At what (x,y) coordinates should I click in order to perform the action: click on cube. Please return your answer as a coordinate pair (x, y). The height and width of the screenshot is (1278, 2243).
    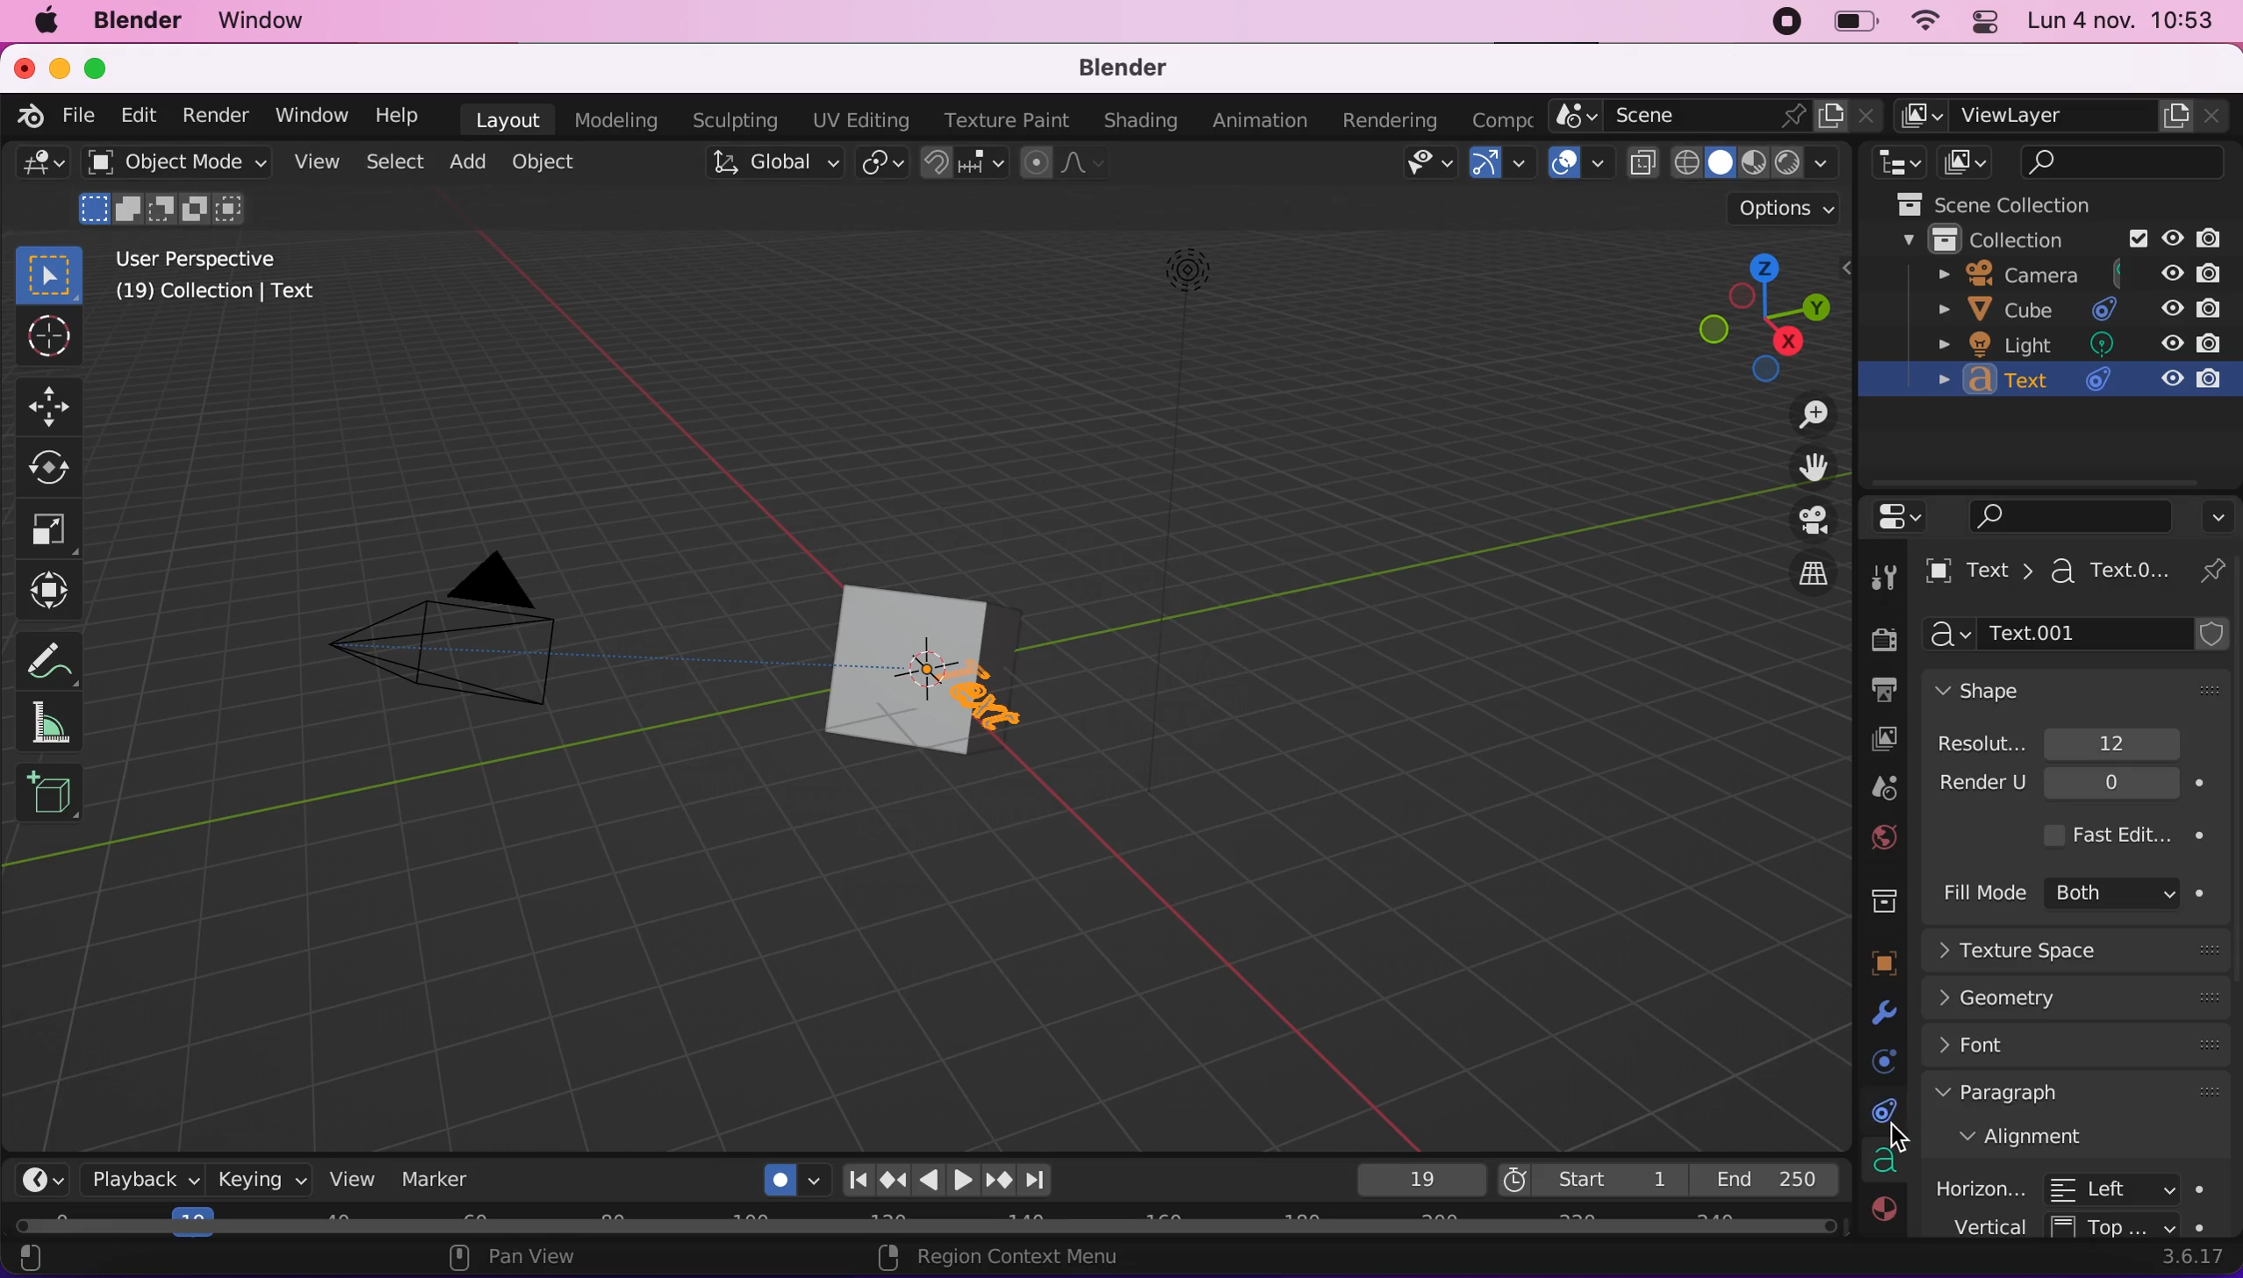
    Looking at the image, I should click on (2067, 309).